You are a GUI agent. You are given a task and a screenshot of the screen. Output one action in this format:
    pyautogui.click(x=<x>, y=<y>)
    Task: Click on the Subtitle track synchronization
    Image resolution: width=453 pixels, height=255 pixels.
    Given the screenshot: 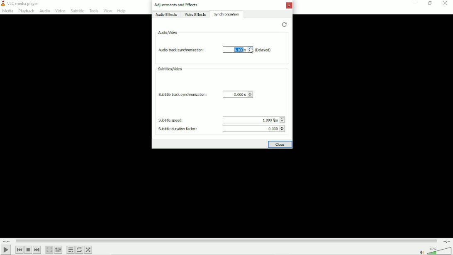 What is the action you would take?
    pyautogui.click(x=182, y=94)
    